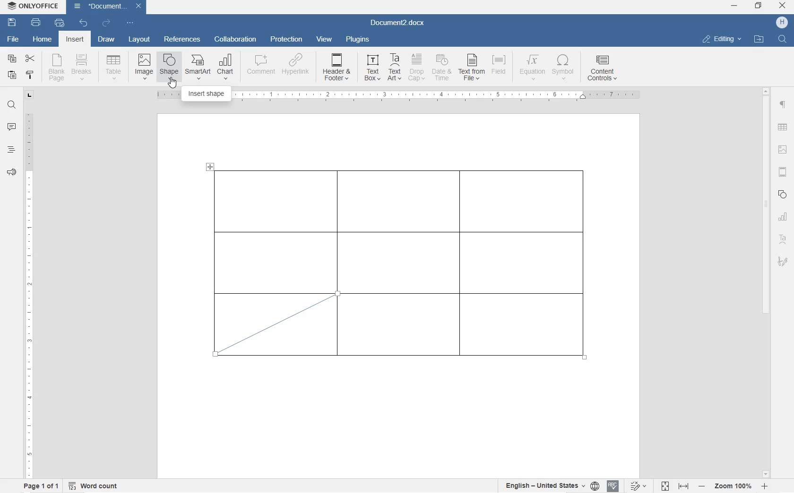 This screenshot has width=794, height=493. I want to click on insert page breaks, so click(83, 68).